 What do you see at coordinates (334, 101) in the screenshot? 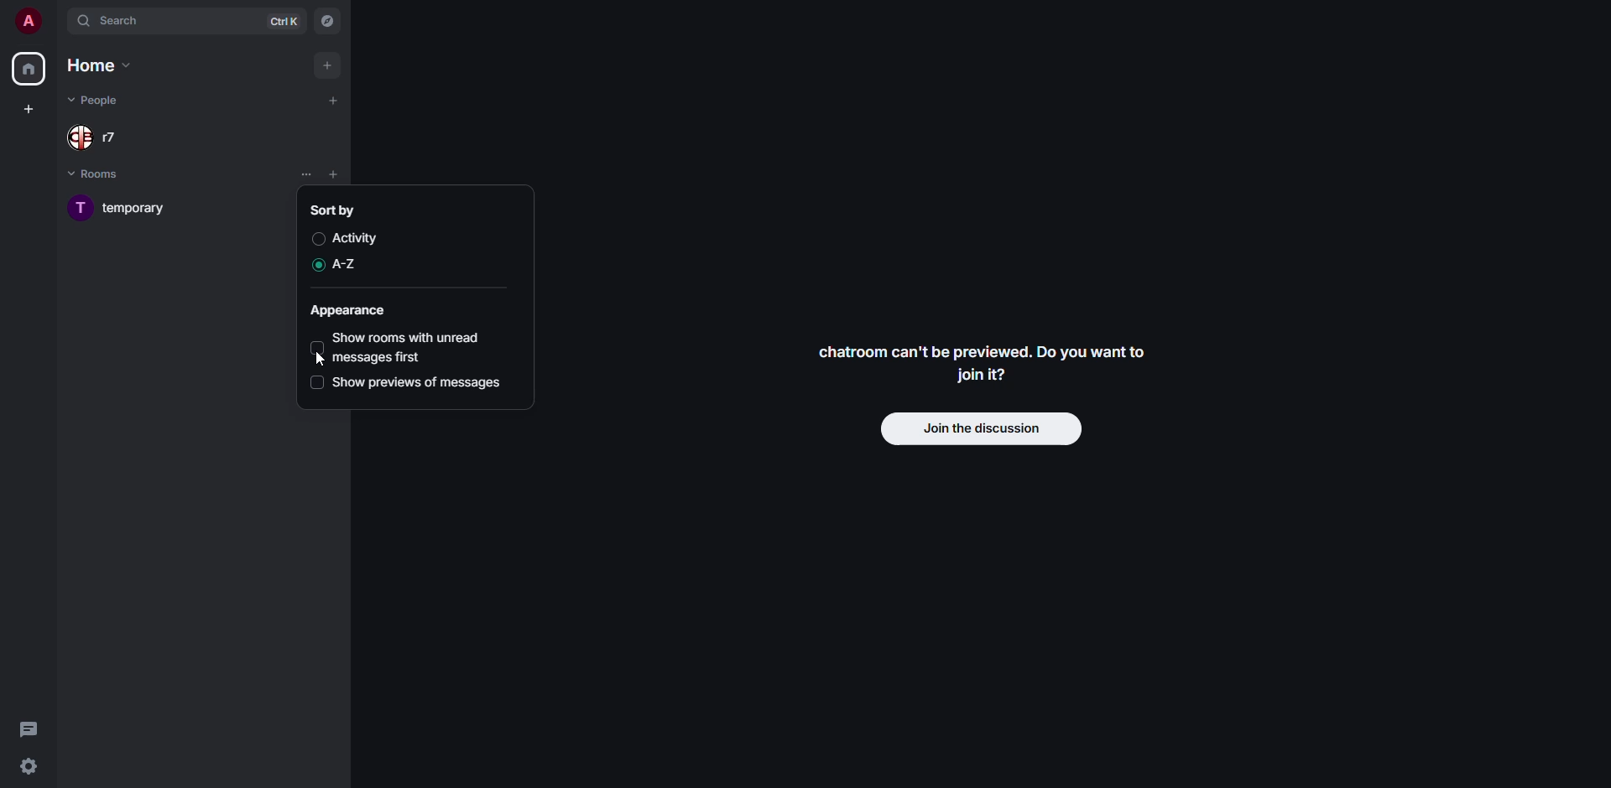
I see `add` at bounding box center [334, 101].